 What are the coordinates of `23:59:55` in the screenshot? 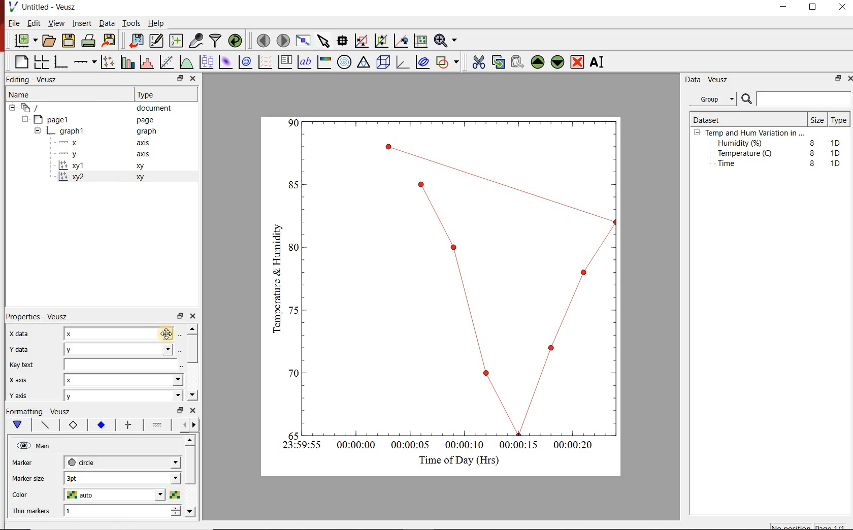 It's located at (298, 446).